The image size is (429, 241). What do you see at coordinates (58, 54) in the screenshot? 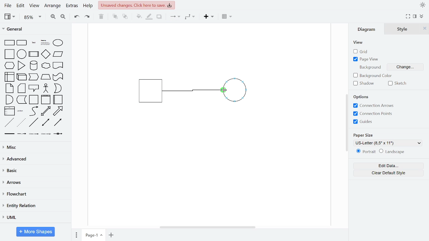
I see `paralellogram` at bounding box center [58, 54].